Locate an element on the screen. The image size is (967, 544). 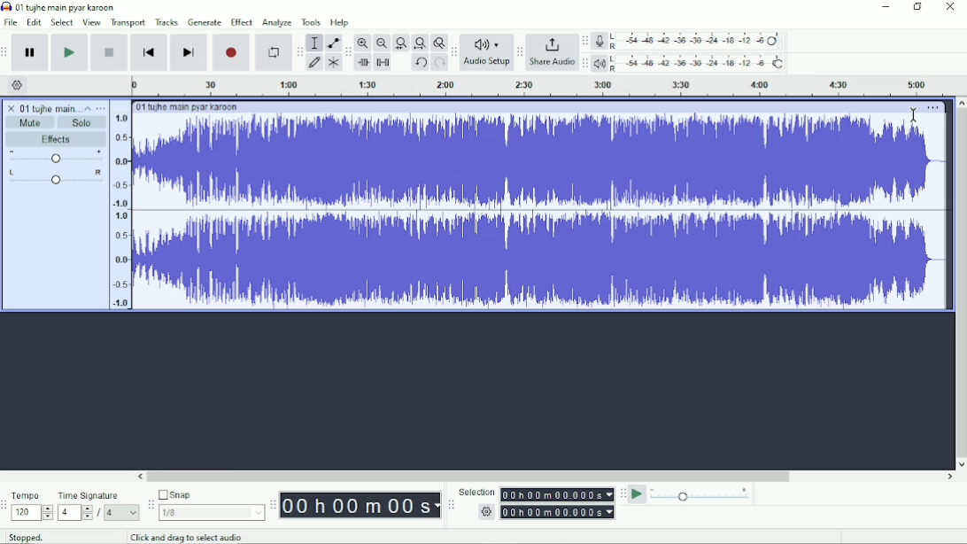
Playback meter is located at coordinates (689, 63).